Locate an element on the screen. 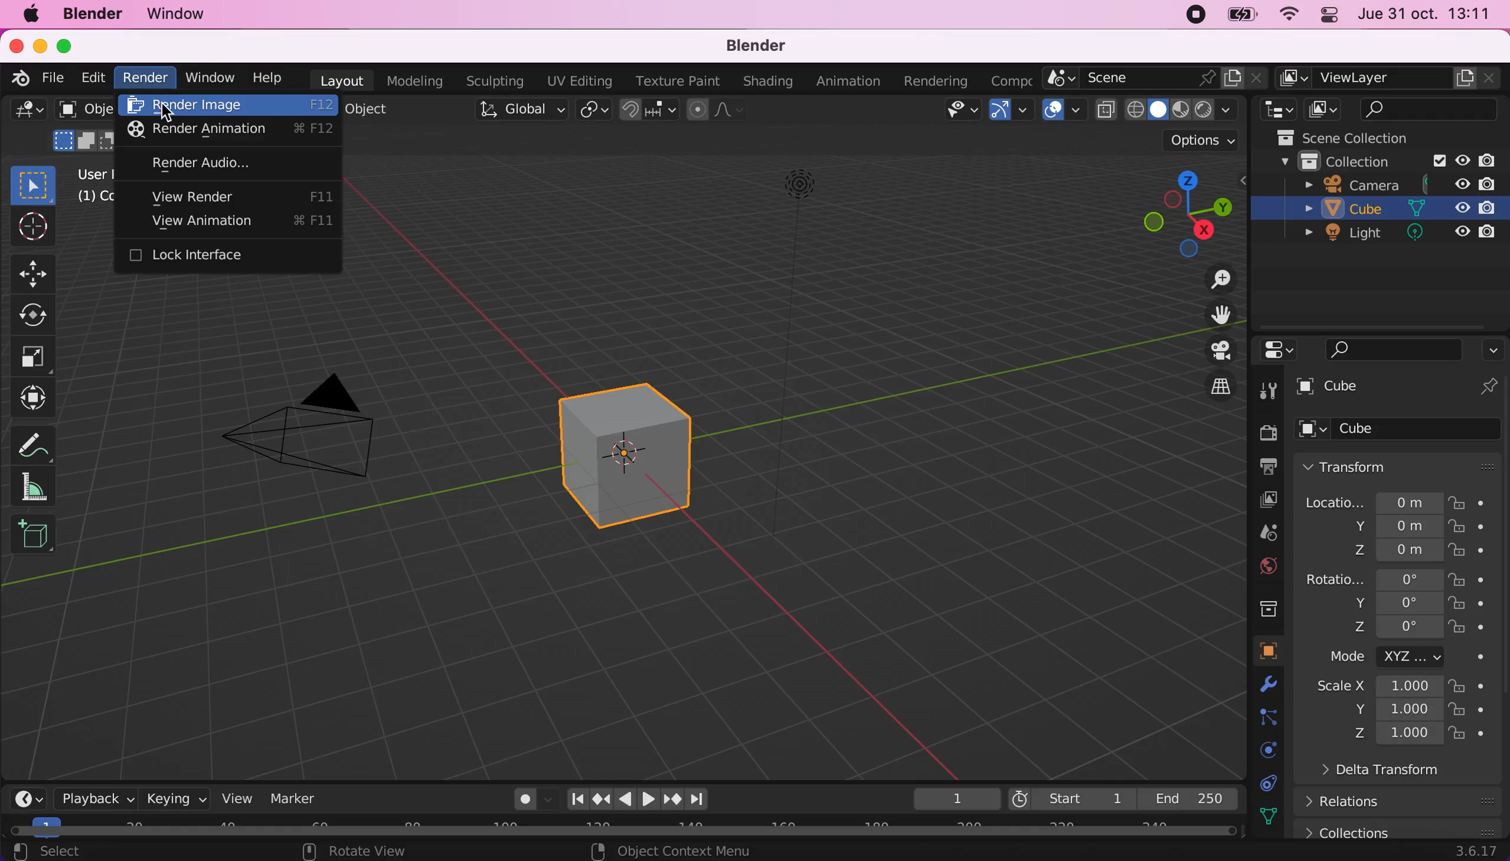  select is located at coordinates (89, 850).